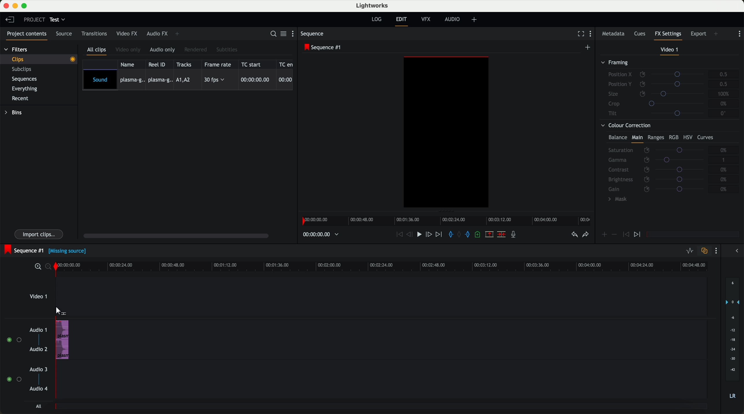 The height and width of the screenshot is (414, 744). What do you see at coordinates (588, 47) in the screenshot?
I see `create a new sequence` at bounding box center [588, 47].